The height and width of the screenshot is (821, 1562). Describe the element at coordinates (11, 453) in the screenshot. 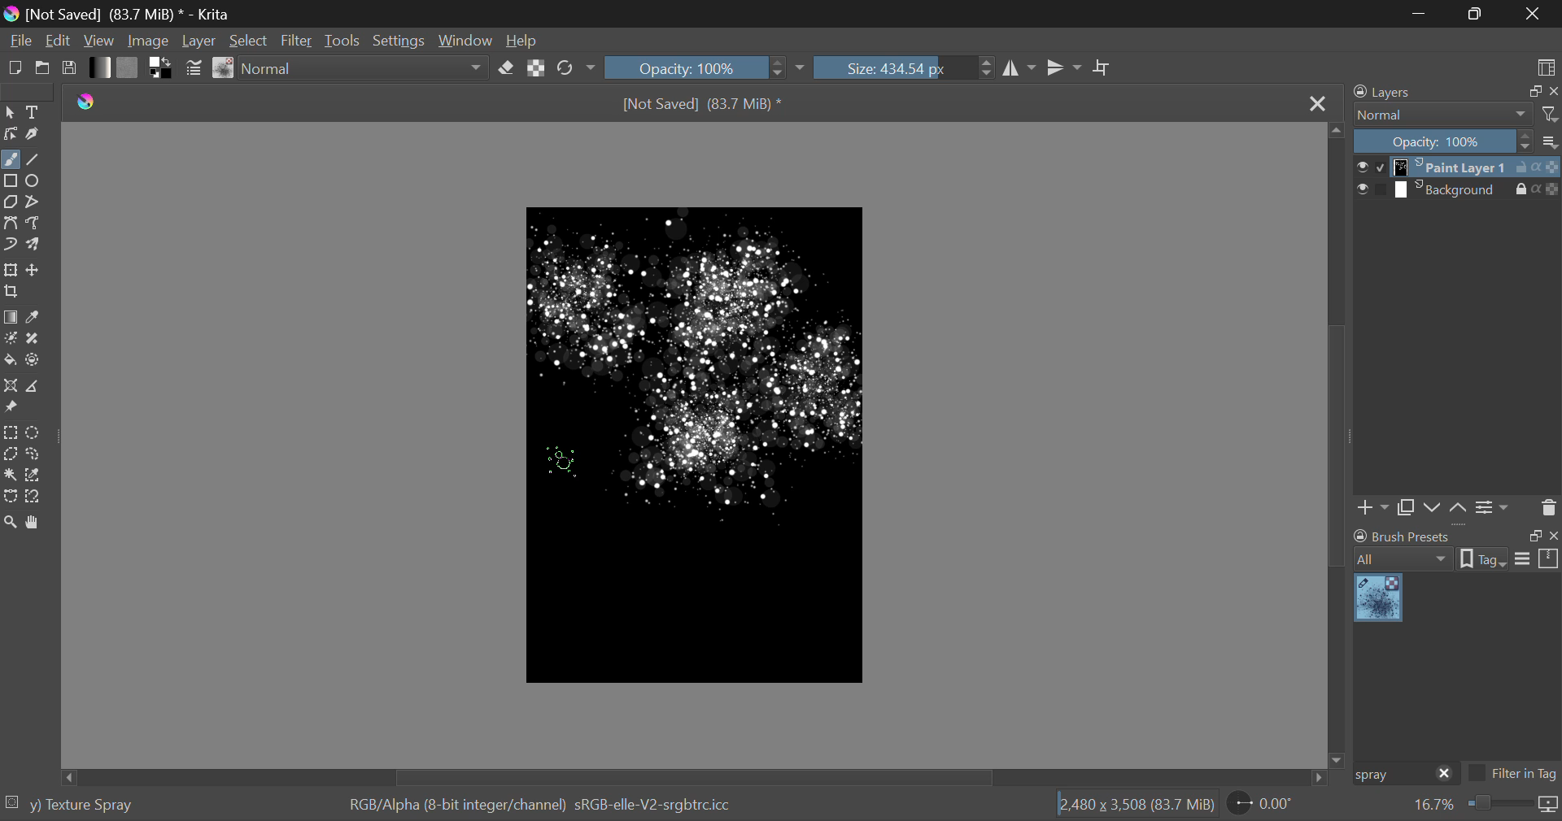

I see `Polygon Selection` at that location.